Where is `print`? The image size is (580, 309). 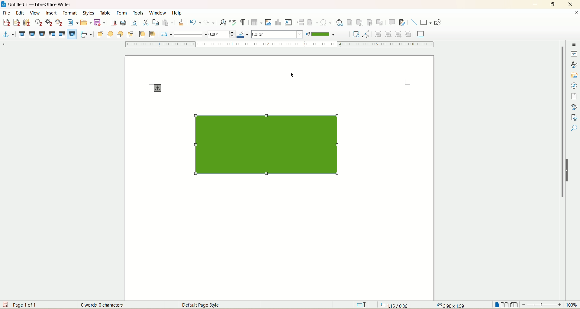 print is located at coordinates (123, 23).